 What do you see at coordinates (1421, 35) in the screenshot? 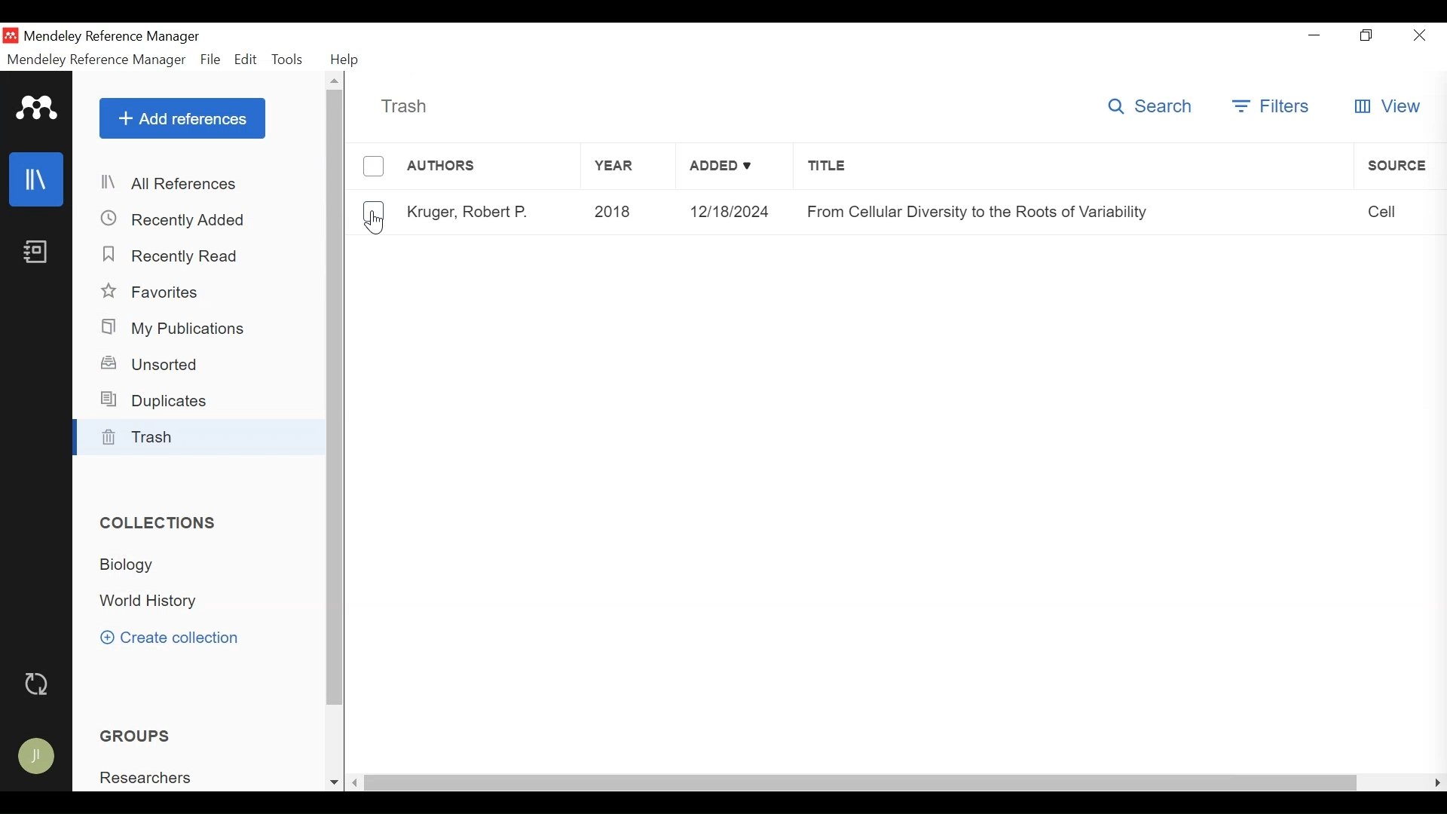
I see `Close` at bounding box center [1421, 35].